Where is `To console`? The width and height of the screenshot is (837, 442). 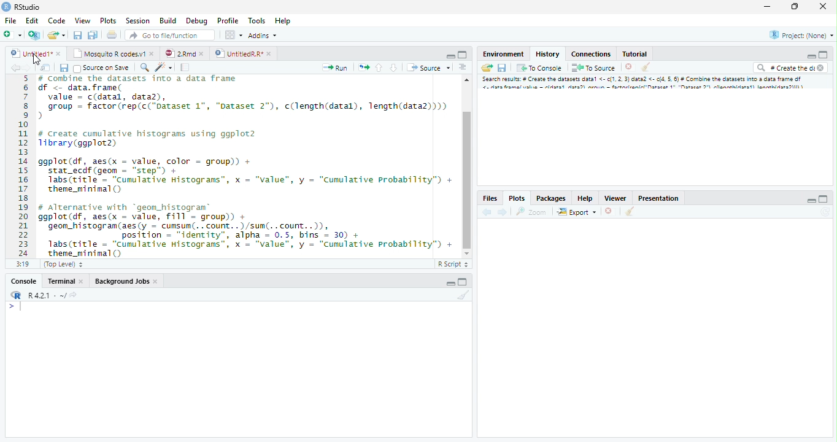 To console is located at coordinates (541, 68).